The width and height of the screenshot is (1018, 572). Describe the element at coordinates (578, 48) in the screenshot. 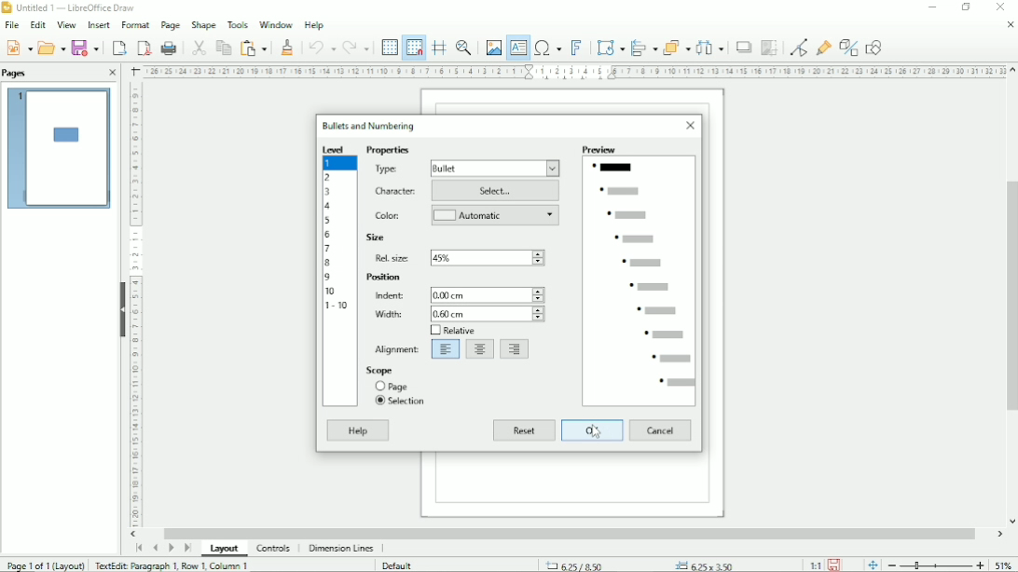

I see `Insert fontwork text` at that location.